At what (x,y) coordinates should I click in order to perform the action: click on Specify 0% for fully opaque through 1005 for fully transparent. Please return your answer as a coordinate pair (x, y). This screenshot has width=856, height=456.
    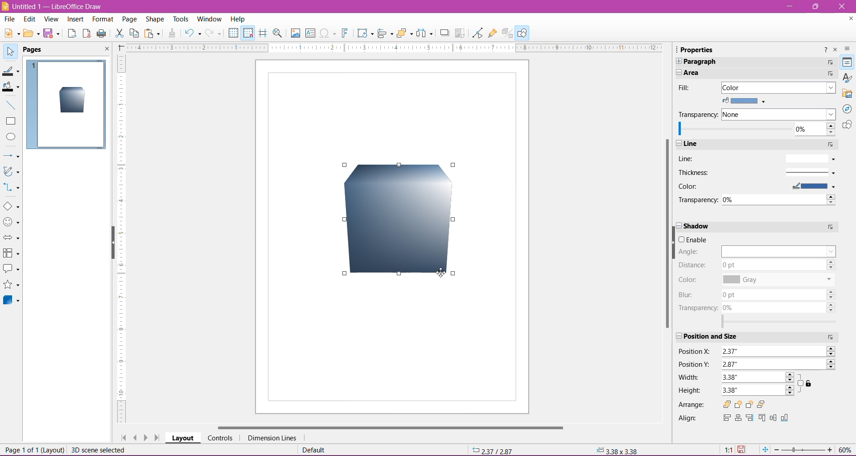
    Looking at the image, I should click on (756, 129).